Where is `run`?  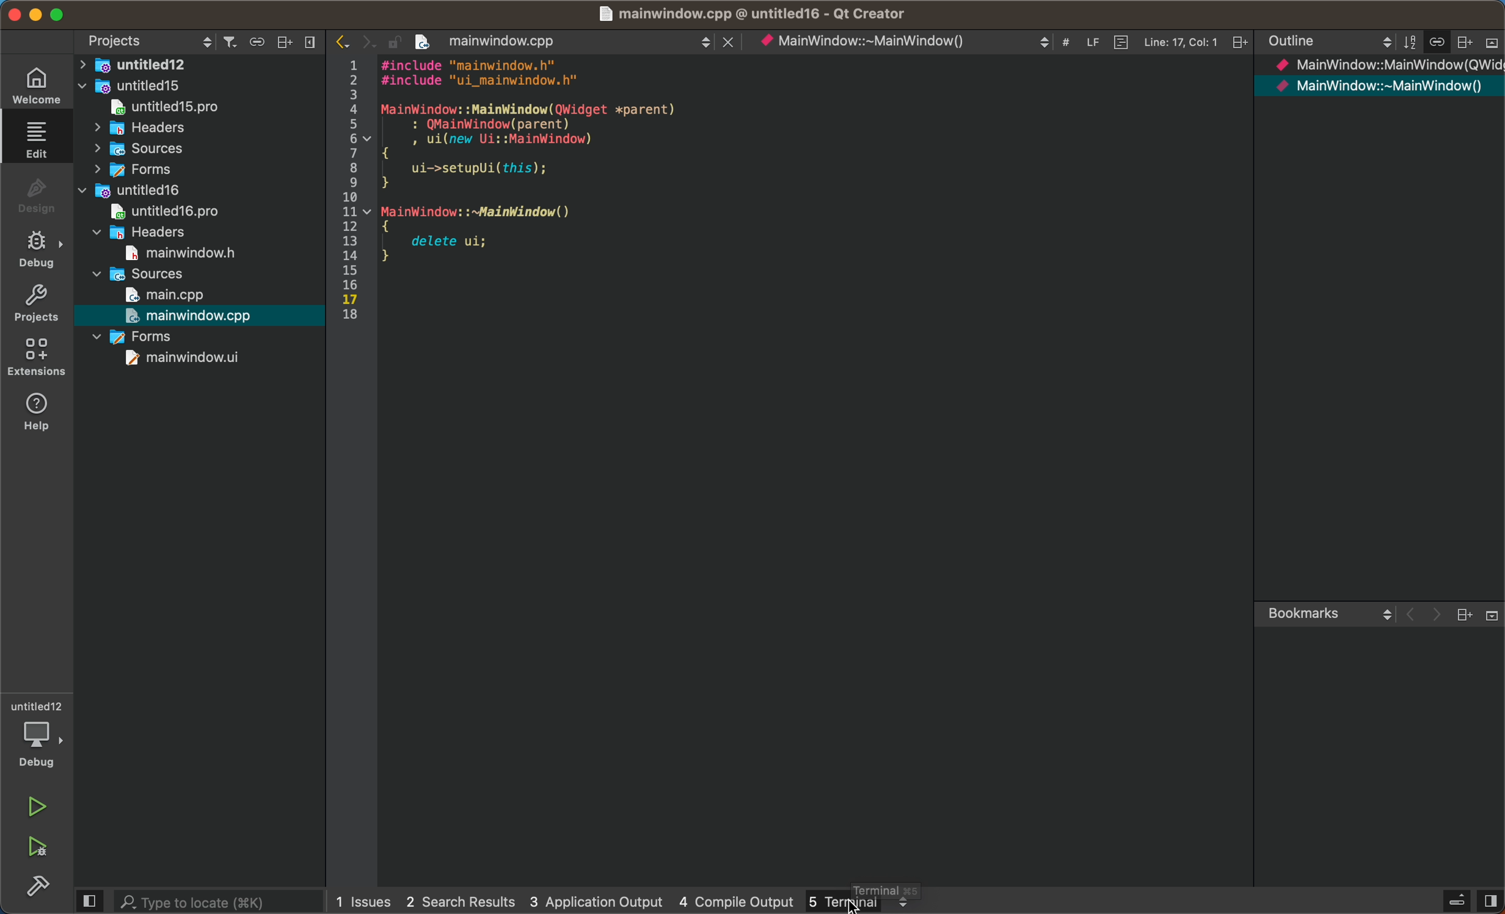
run is located at coordinates (36, 802).